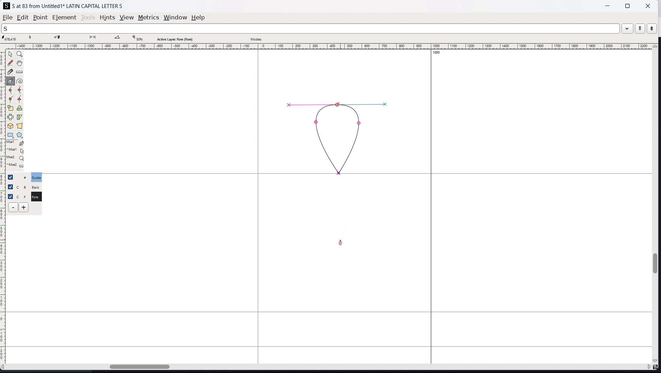 The width and height of the screenshot is (661, 373). What do you see at coordinates (20, 55) in the screenshot?
I see `magnify` at bounding box center [20, 55].